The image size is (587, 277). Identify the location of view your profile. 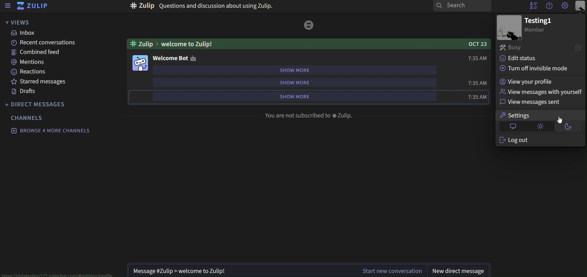
(539, 81).